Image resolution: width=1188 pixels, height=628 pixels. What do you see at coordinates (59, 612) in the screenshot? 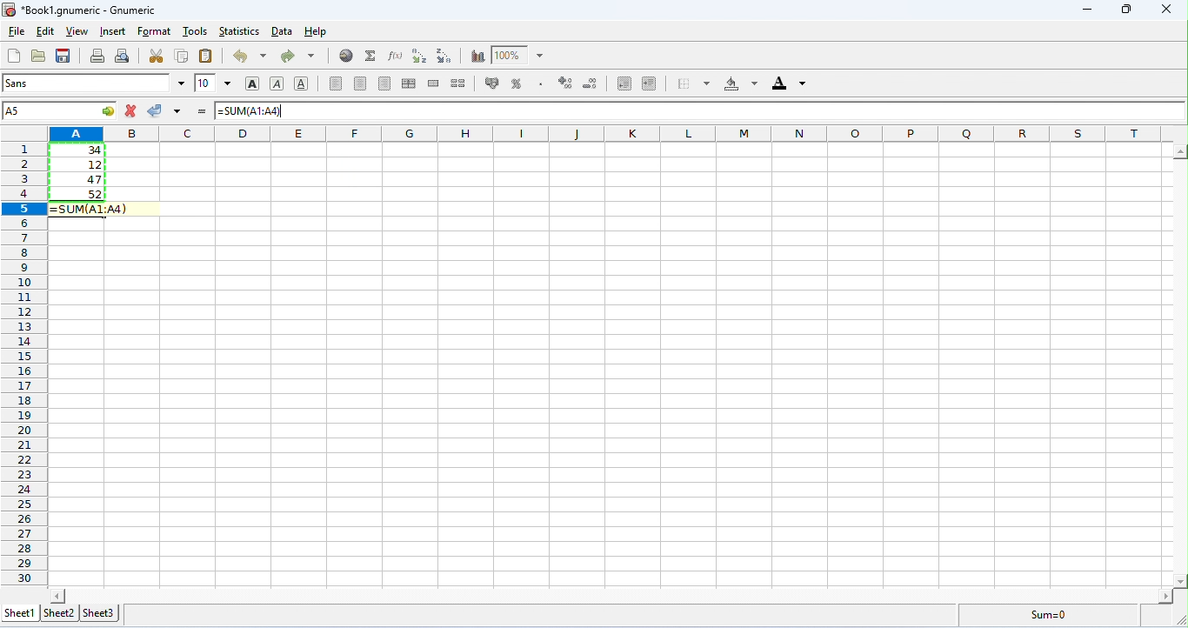
I see `sheet2` at bounding box center [59, 612].